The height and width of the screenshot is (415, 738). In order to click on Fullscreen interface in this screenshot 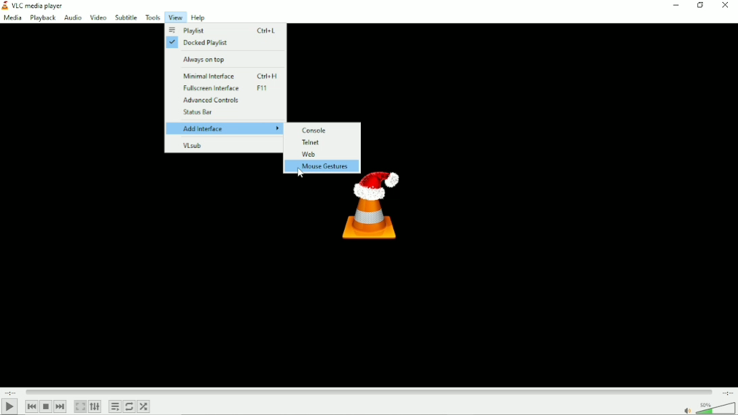, I will do `click(226, 89)`.